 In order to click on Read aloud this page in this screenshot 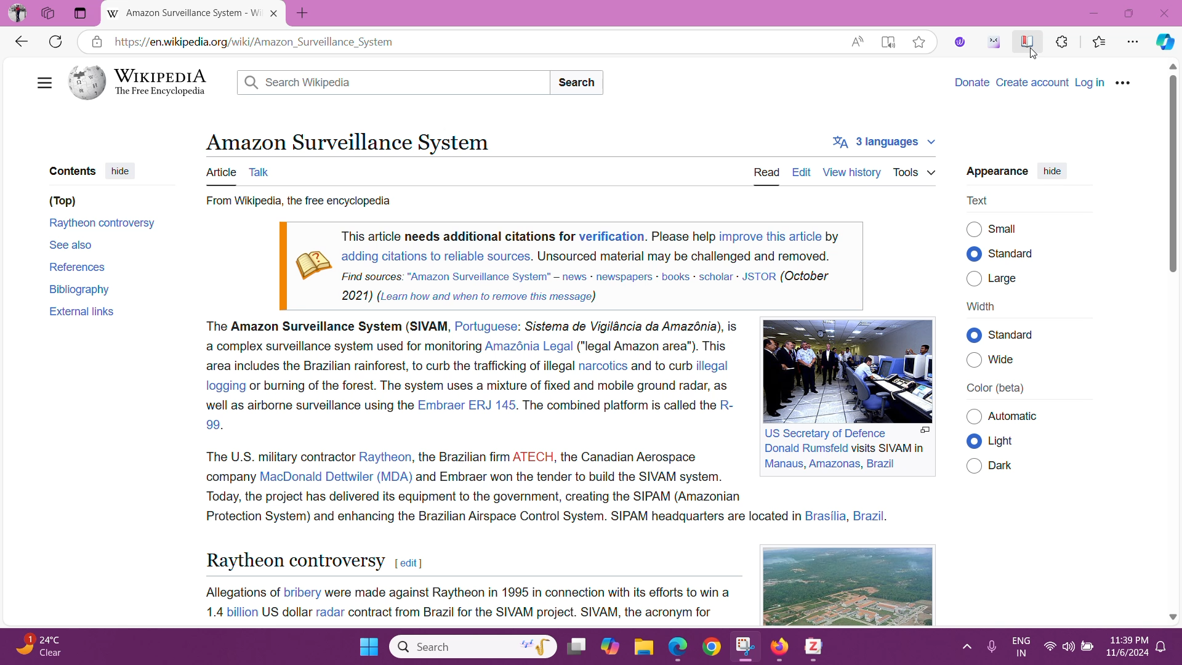, I will do `click(857, 41)`.